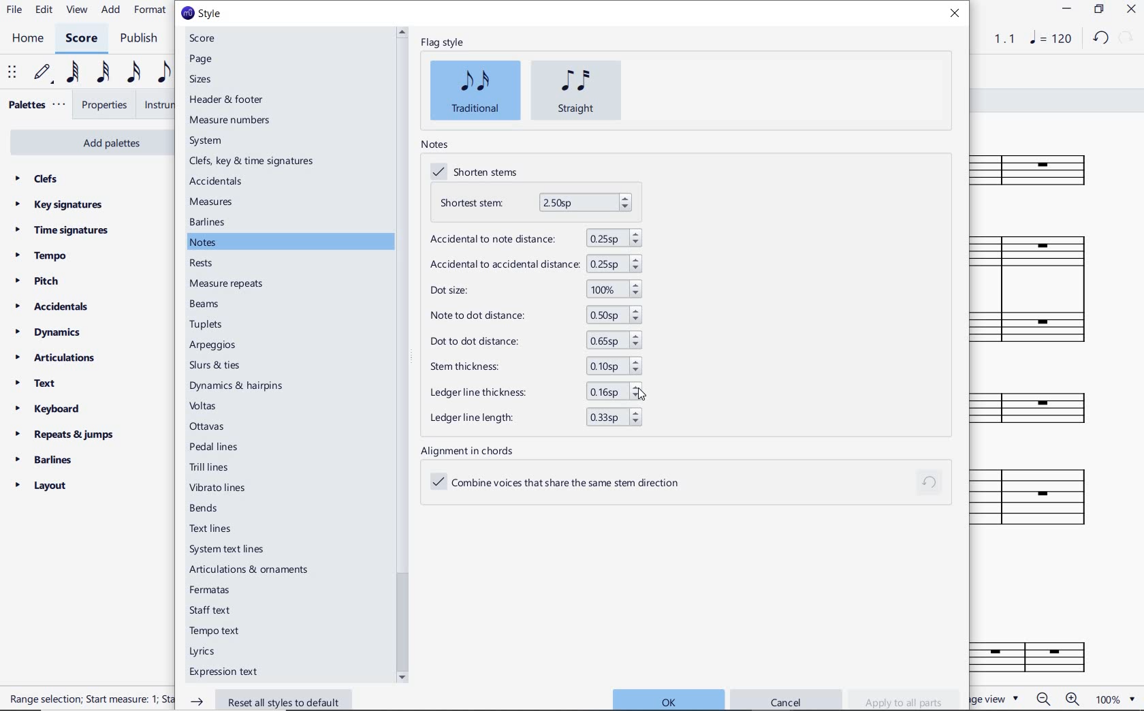 Image resolution: width=1144 pixels, height=711 pixels. What do you see at coordinates (55, 358) in the screenshot?
I see `articulations` at bounding box center [55, 358].